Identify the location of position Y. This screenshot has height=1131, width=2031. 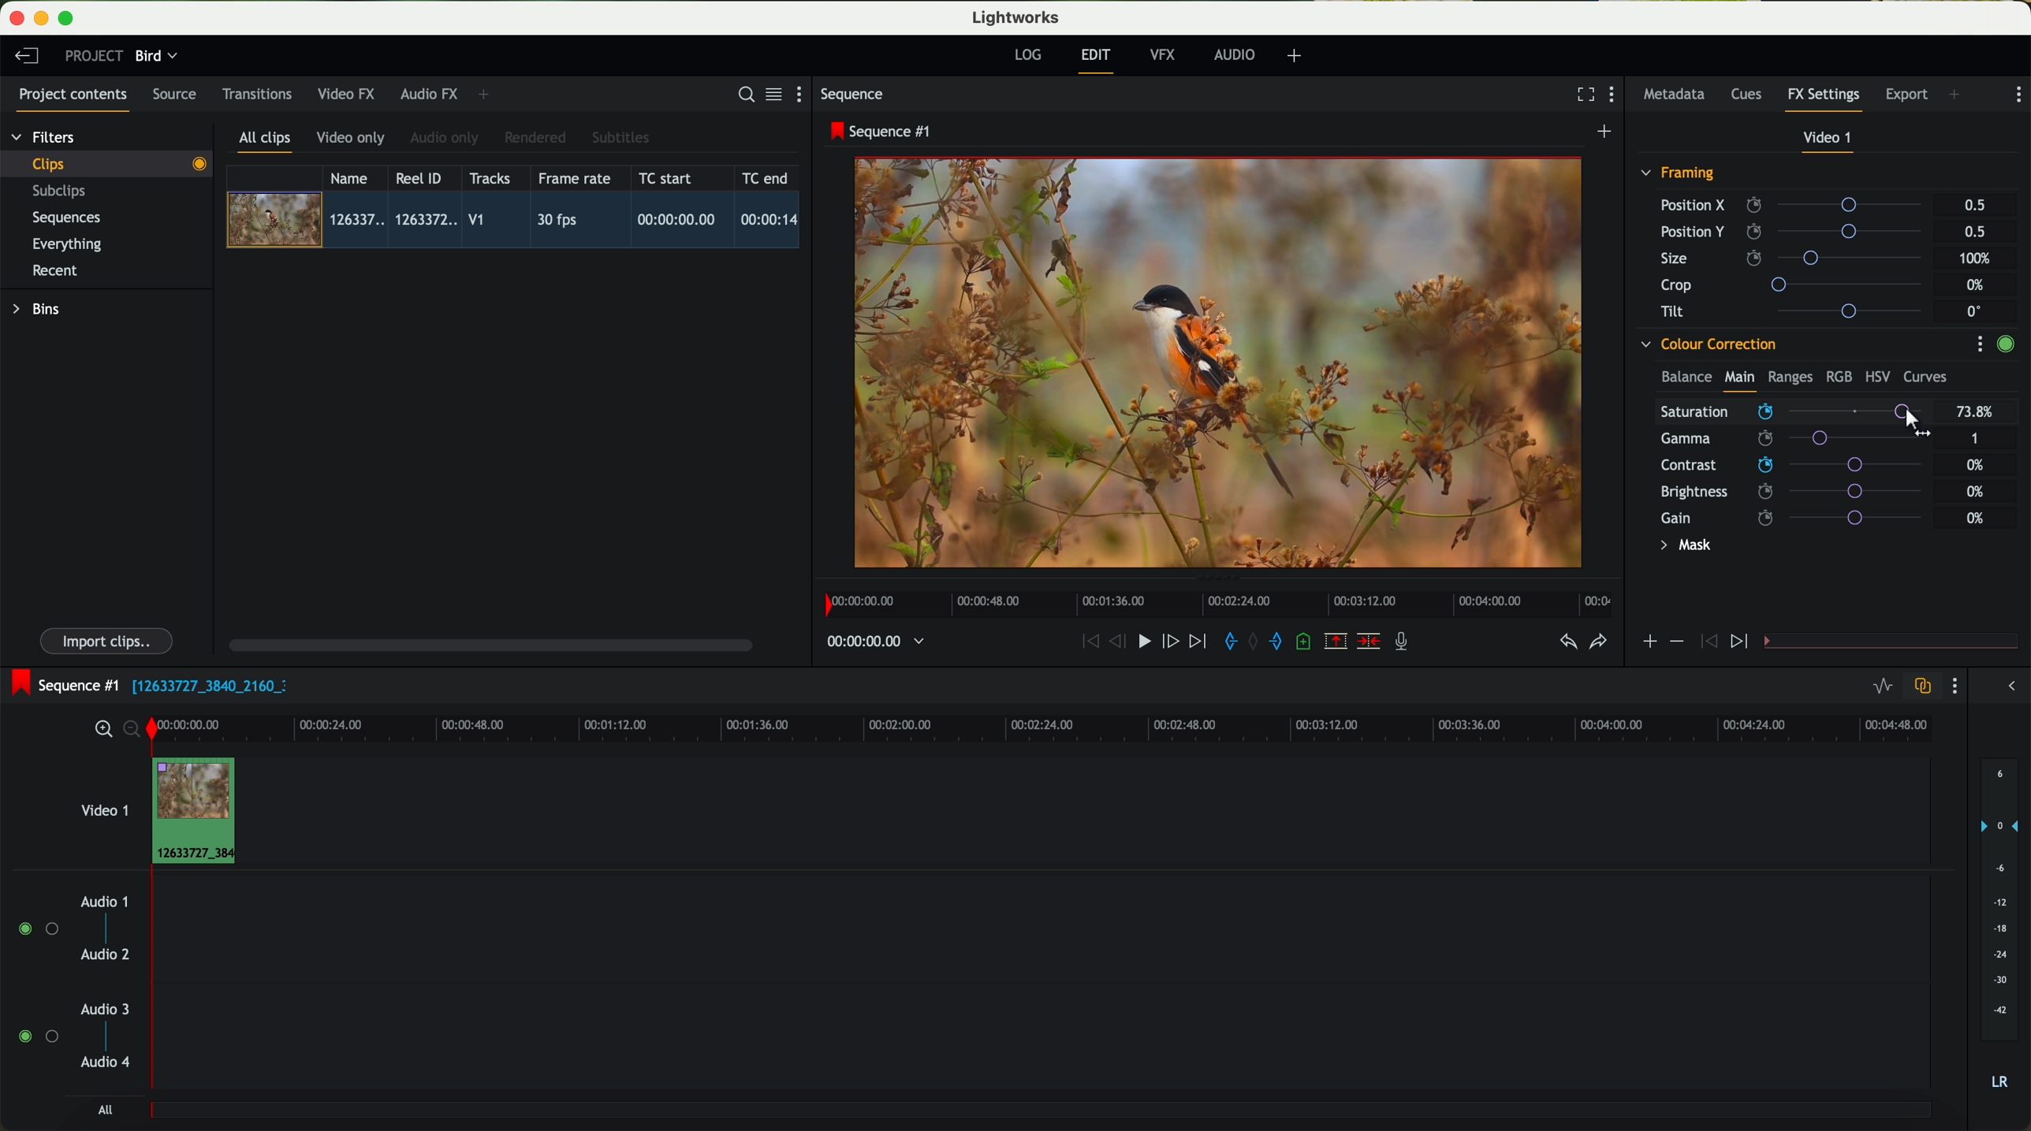
(1798, 231).